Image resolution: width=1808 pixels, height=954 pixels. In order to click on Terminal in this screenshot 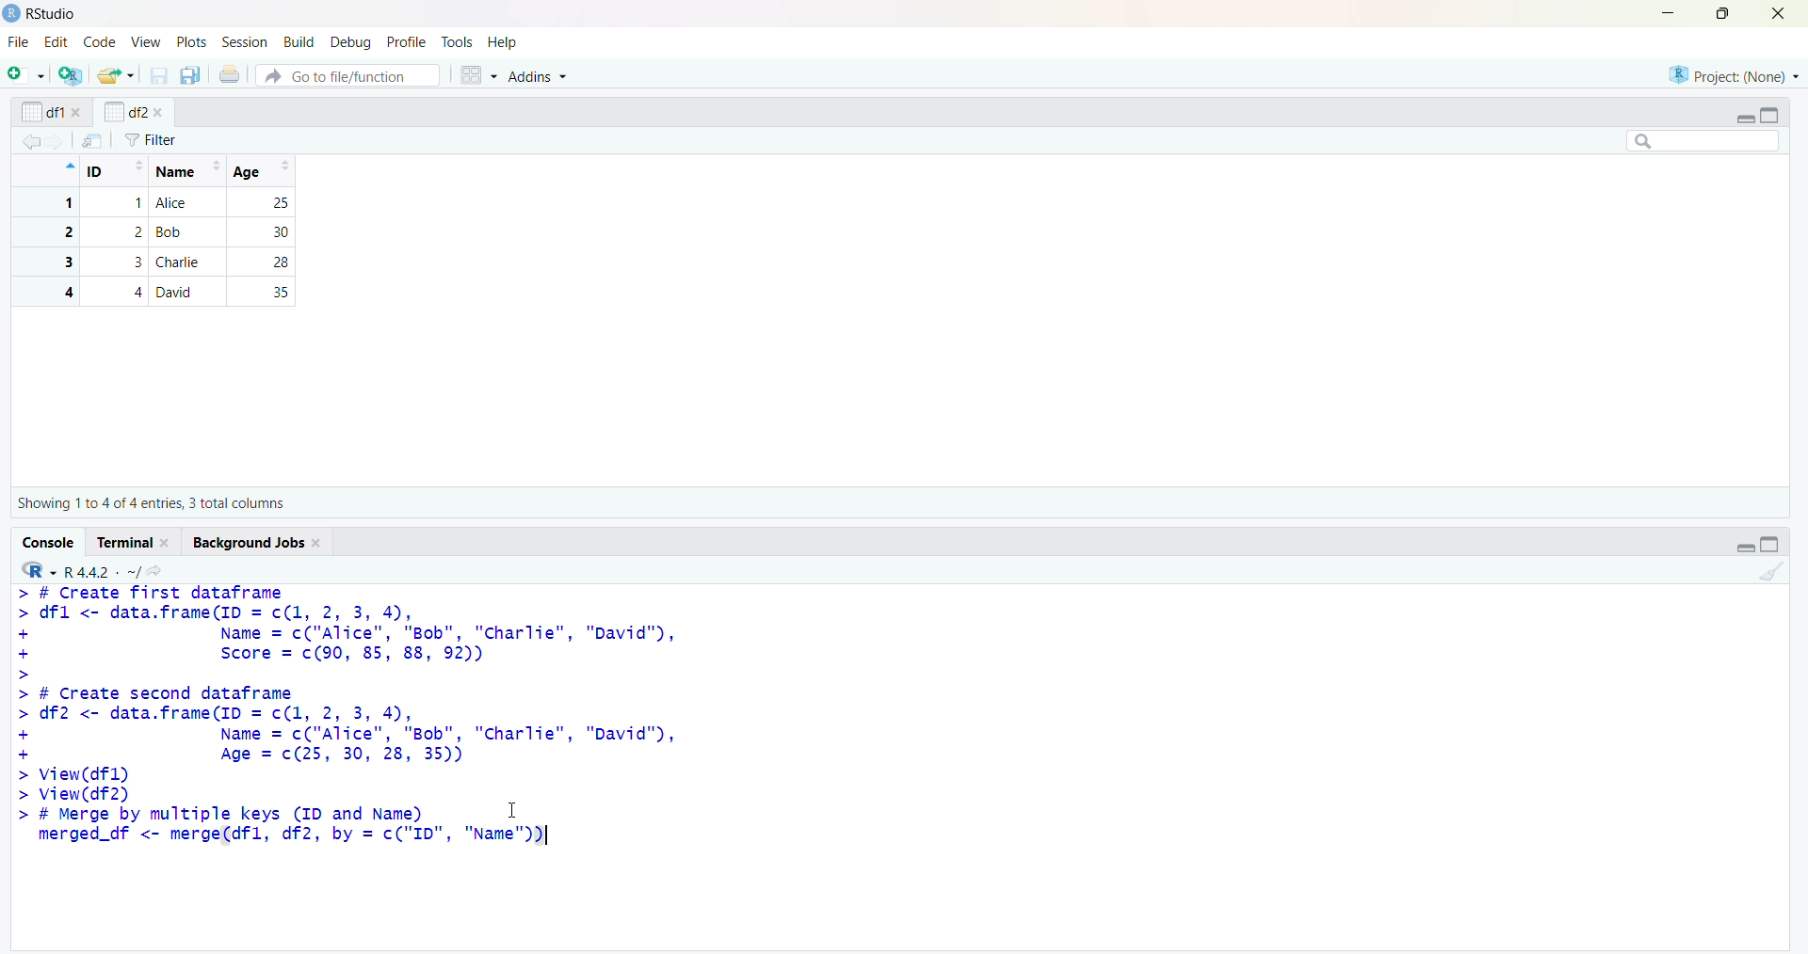, I will do `click(126, 542)`.